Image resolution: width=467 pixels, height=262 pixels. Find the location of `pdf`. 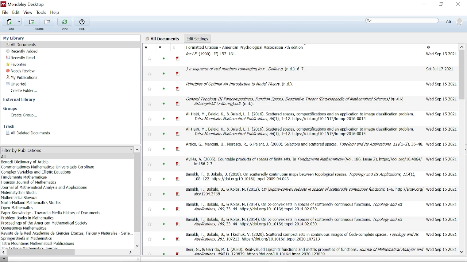

pdf is located at coordinates (178, 89).